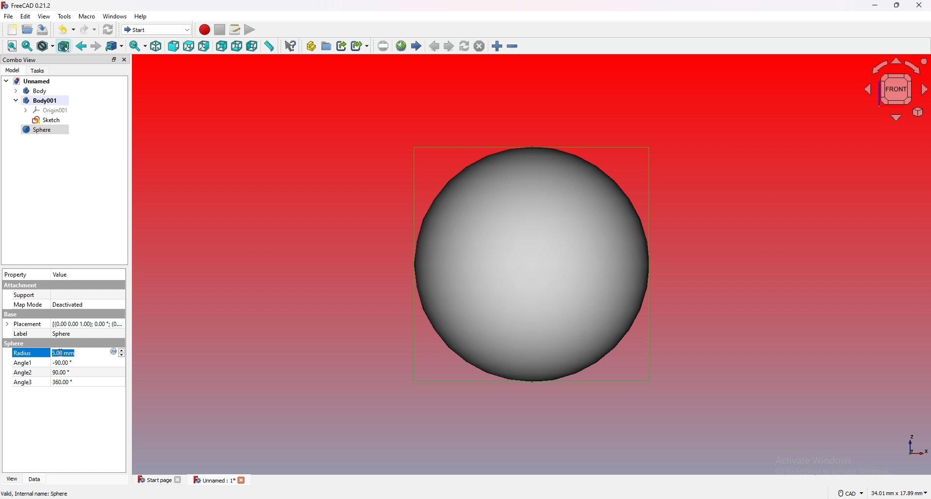  I want to click on origin001, so click(47, 110).